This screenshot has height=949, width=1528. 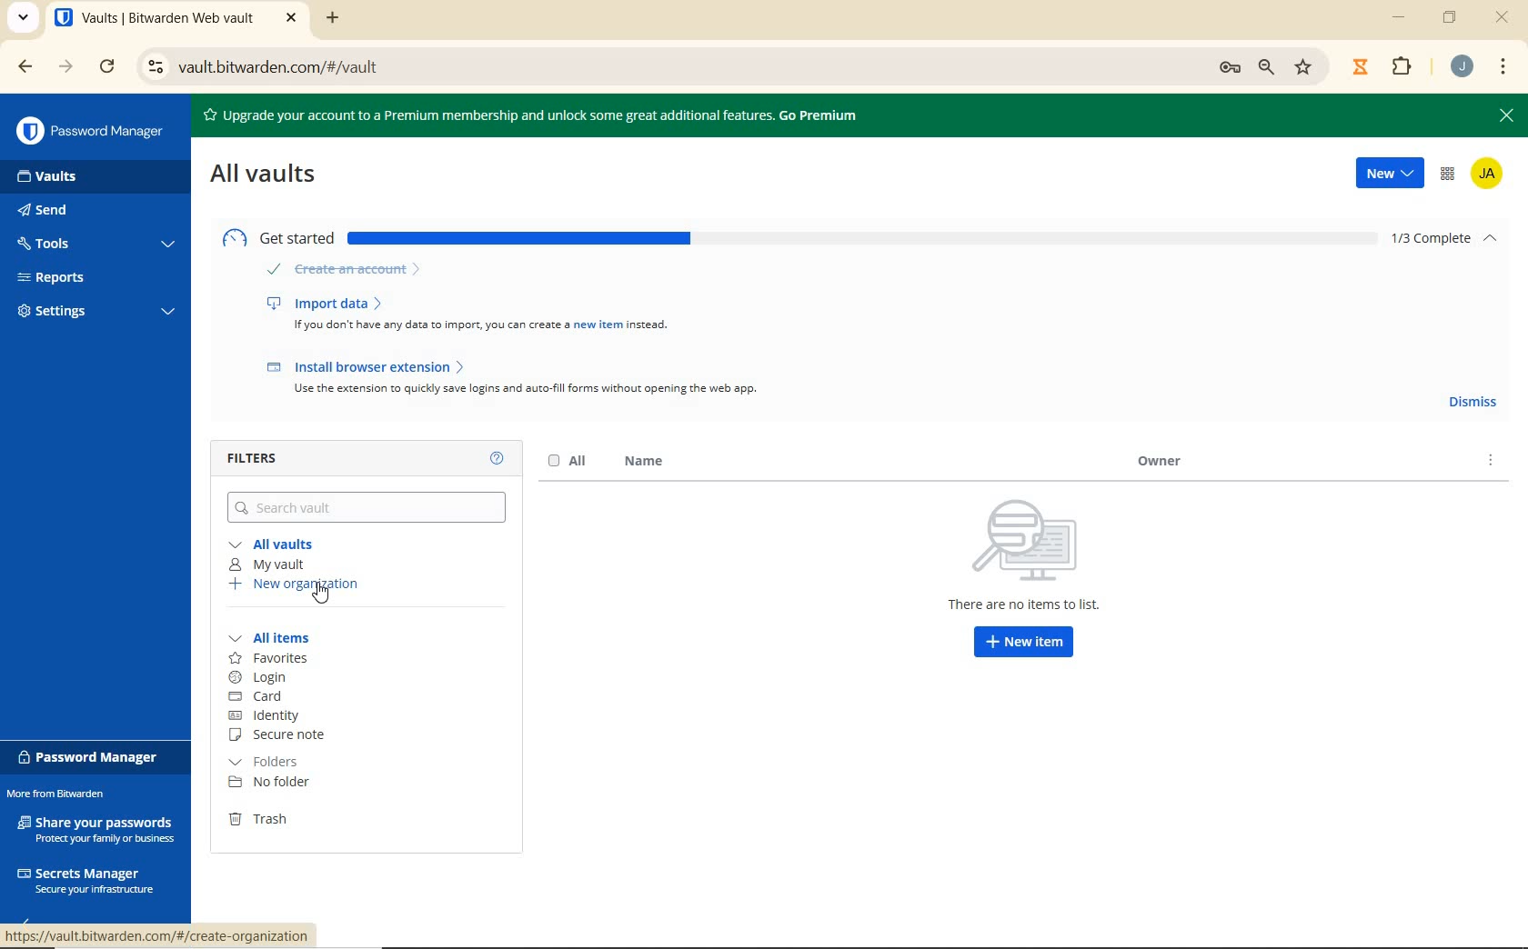 What do you see at coordinates (270, 659) in the screenshot?
I see `favorites` at bounding box center [270, 659].